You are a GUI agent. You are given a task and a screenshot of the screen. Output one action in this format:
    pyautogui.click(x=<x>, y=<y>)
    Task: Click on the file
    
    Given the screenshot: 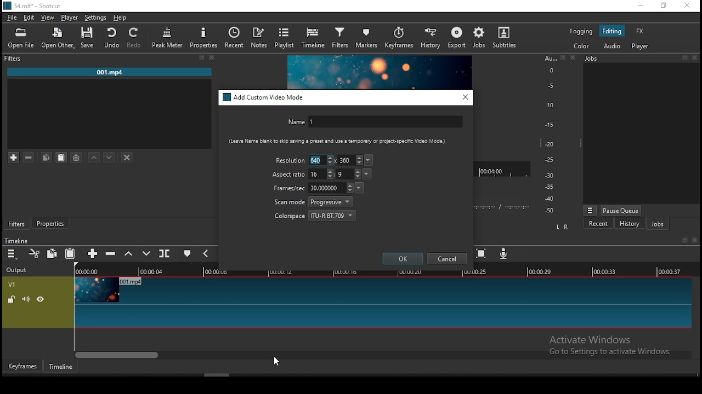 What is the action you would take?
    pyautogui.click(x=12, y=19)
    